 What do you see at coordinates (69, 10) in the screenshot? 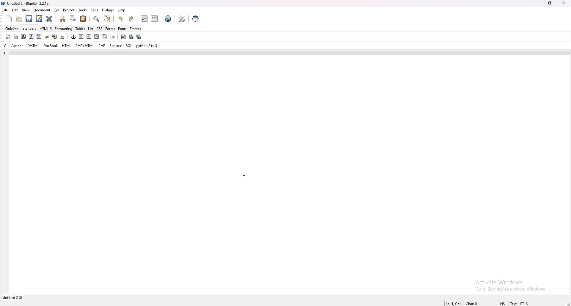
I see `project` at bounding box center [69, 10].